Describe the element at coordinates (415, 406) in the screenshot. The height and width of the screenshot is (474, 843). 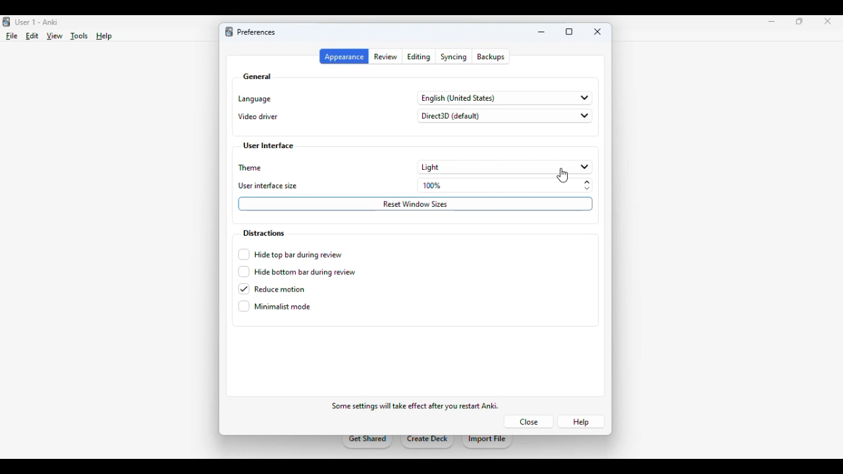
I see `some settings will take effect after you restart anki.` at that location.